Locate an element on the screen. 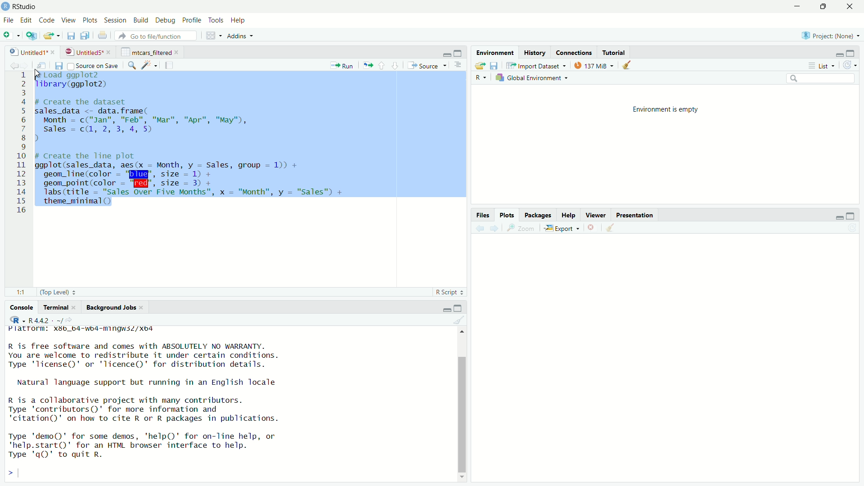 The height and width of the screenshot is (486, 864). R is located at coordinates (481, 78).